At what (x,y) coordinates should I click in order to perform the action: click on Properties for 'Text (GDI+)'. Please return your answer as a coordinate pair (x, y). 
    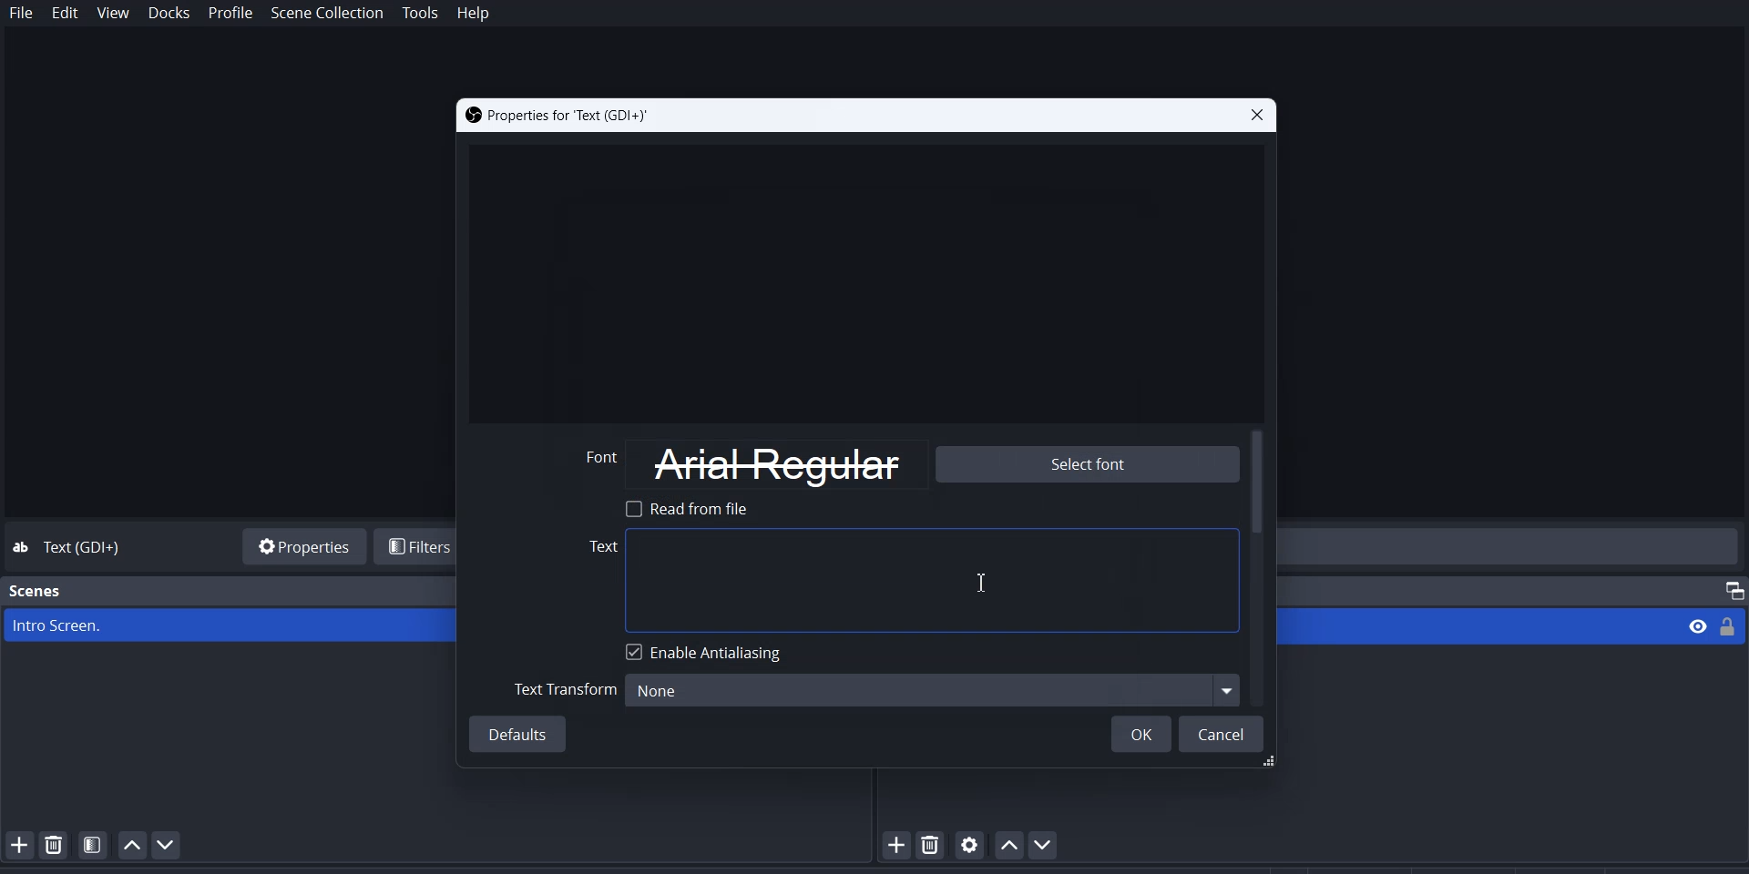
    Looking at the image, I should click on (557, 116).